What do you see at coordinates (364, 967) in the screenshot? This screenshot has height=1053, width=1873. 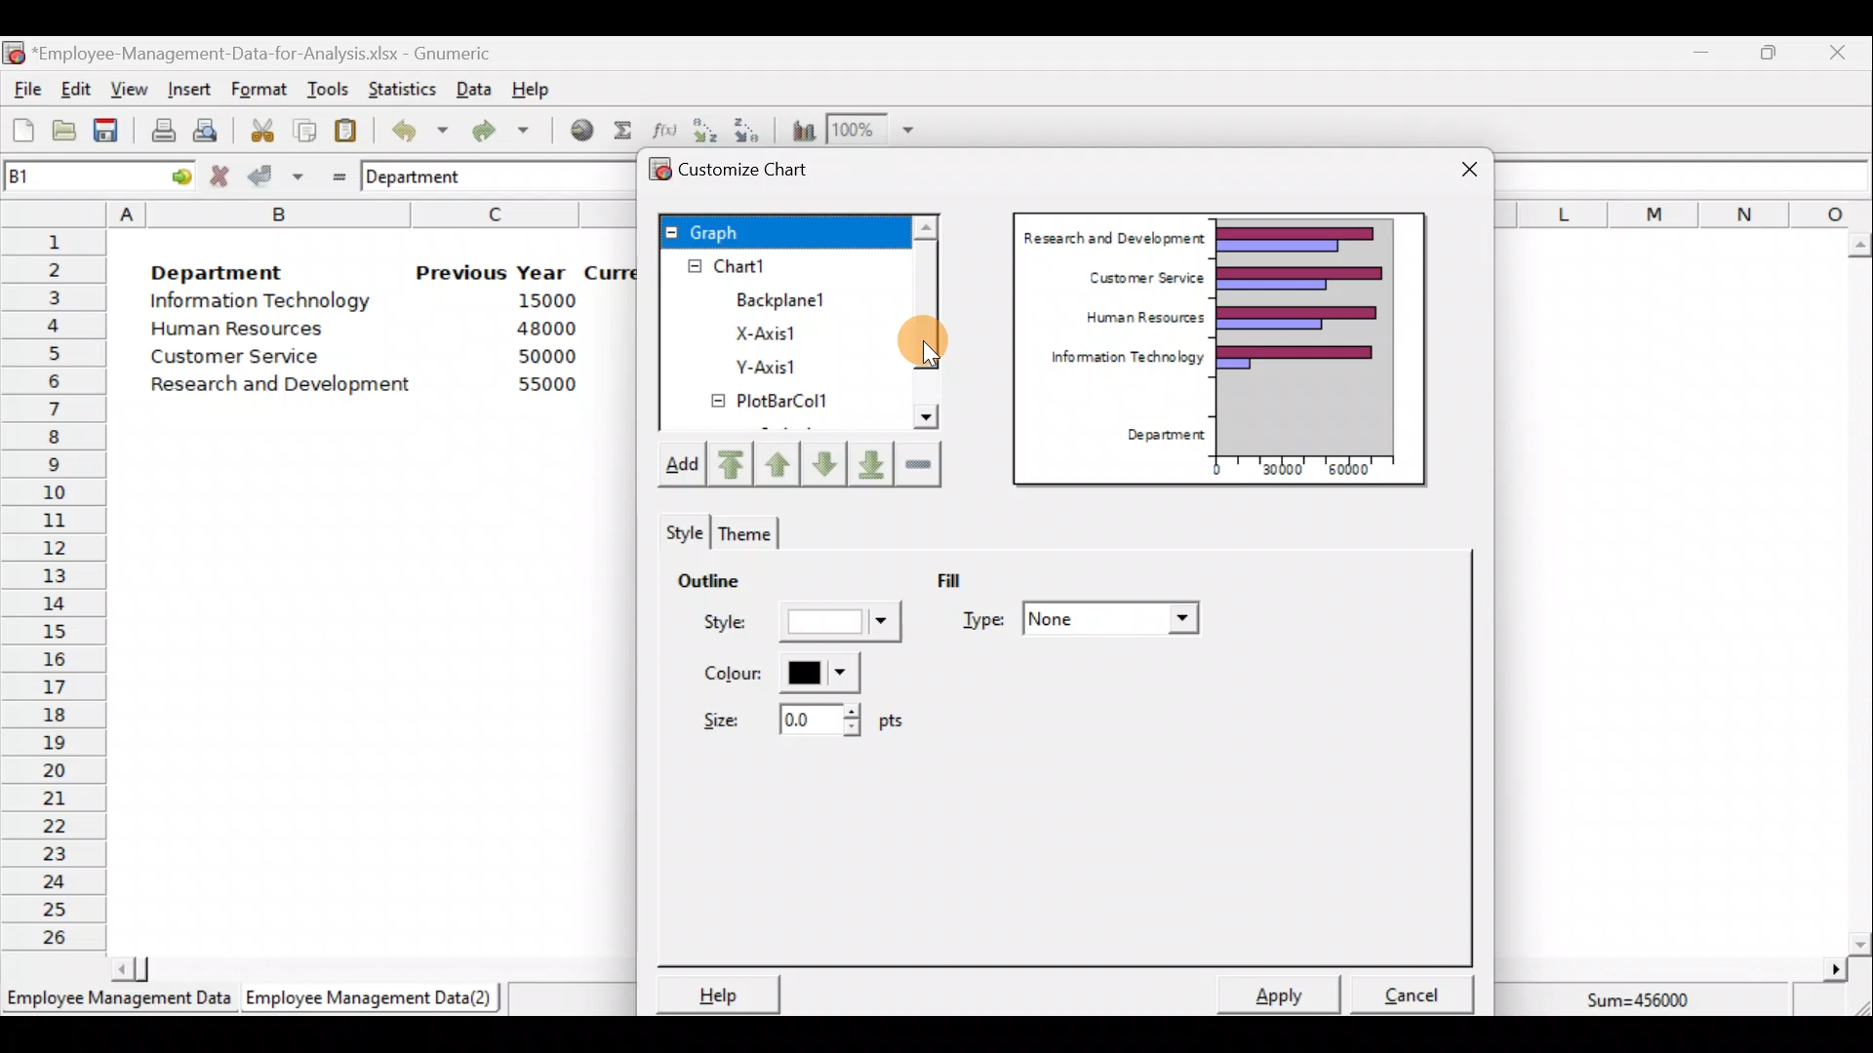 I see `Scroll bar` at bounding box center [364, 967].